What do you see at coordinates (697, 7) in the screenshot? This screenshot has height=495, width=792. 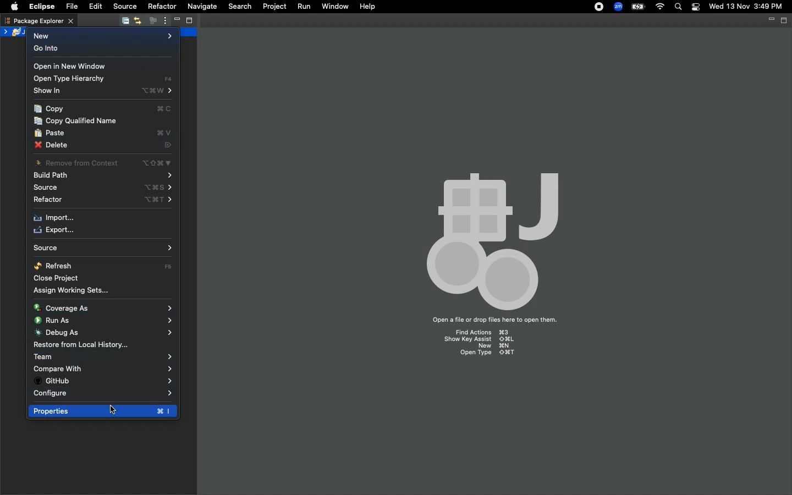 I see `Notification` at bounding box center [697, 7].